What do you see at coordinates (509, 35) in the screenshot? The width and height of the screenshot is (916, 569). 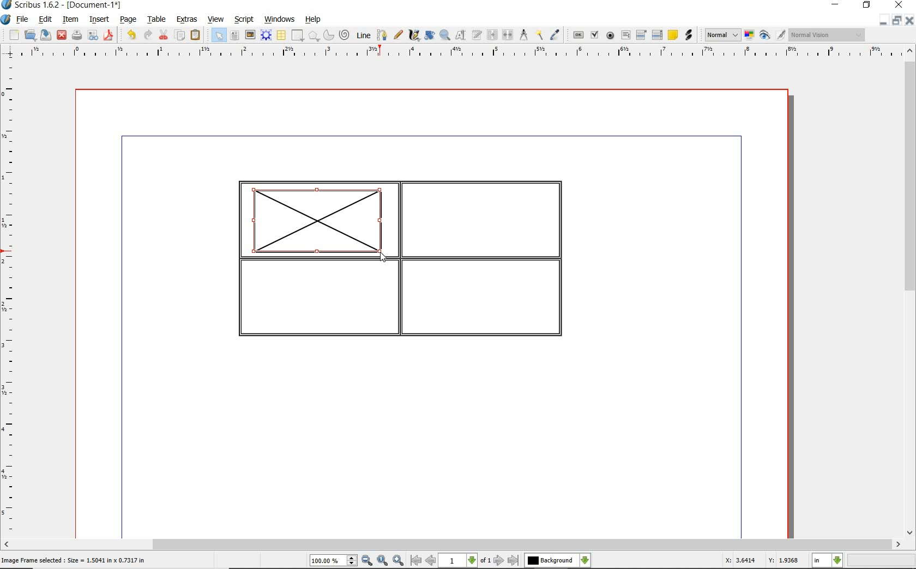 I see `unlink text frames` at bounding box center [509, 35].